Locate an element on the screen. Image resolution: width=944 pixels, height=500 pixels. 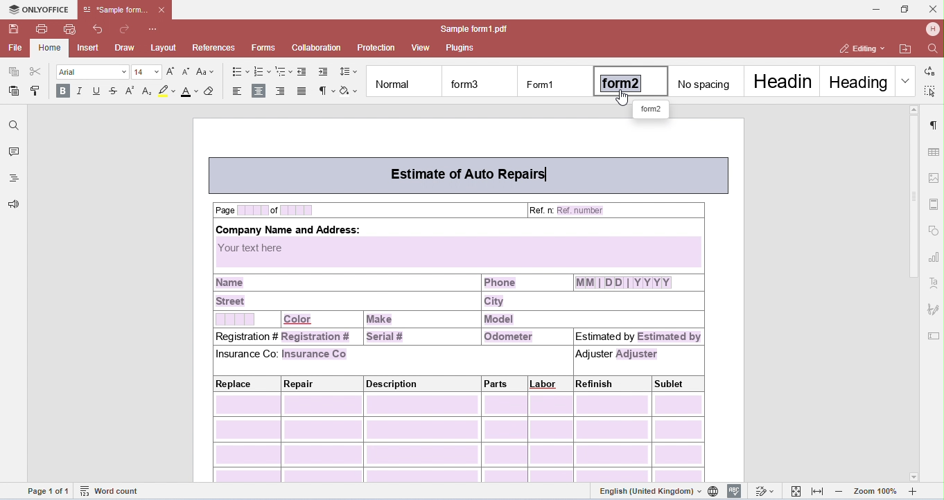
clear style is located at coordinates (213, 91).